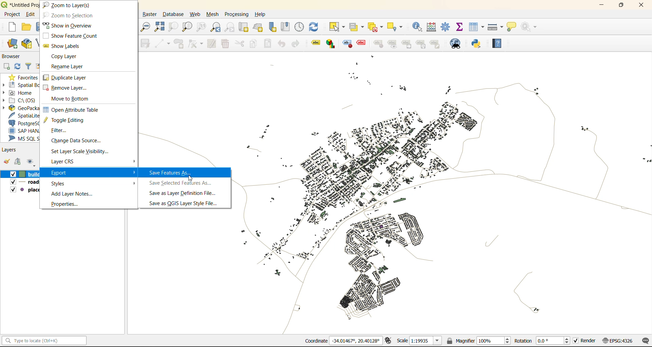  What do you see at coordinates (390, 341) in the screenshot?
I see `toggle extents` at bounding box center [390, 341].